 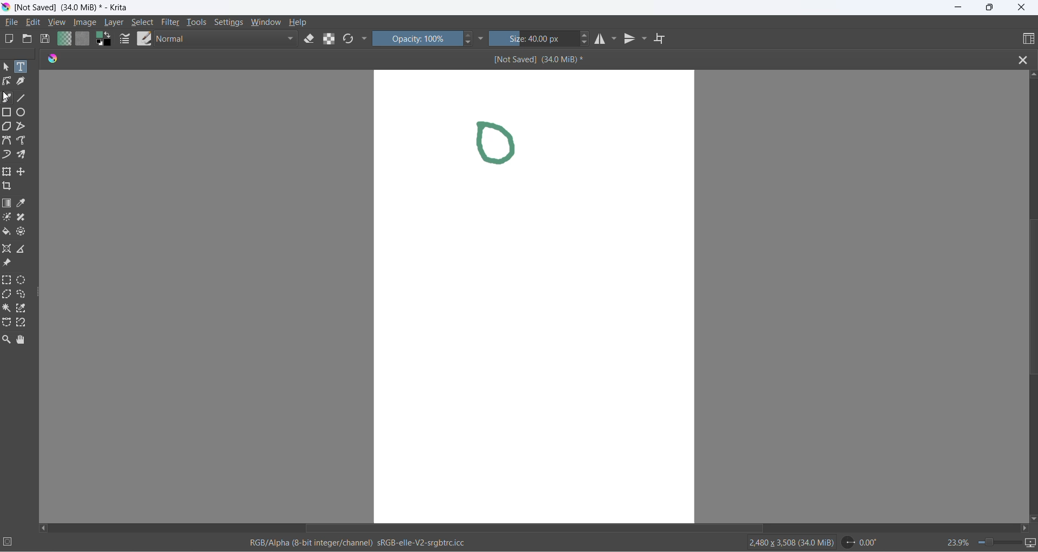 What do you see at coordinates (329, 38) in the screenshot?
I see `preserve alpha` at bounding box center [329, 38].